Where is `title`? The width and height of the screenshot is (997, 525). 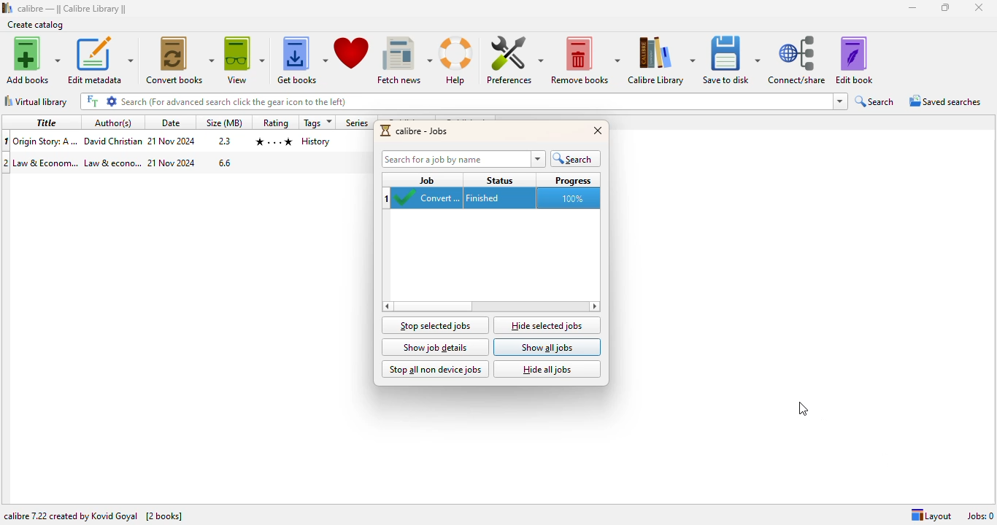
title is located at coordinates (47, 122).